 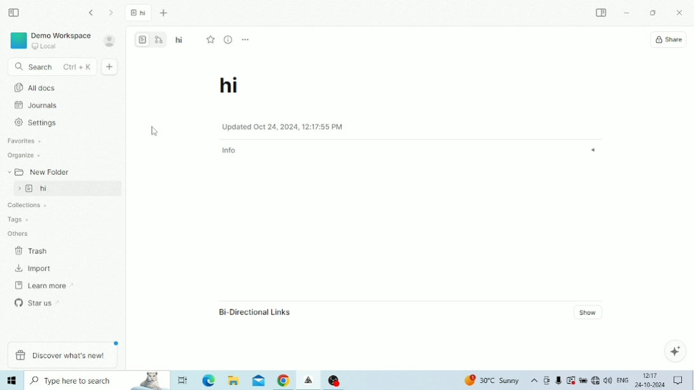 What do you see at coordinates (39, 302) in the screenshot?
I see `Star us` at bounding box center [39, 302].